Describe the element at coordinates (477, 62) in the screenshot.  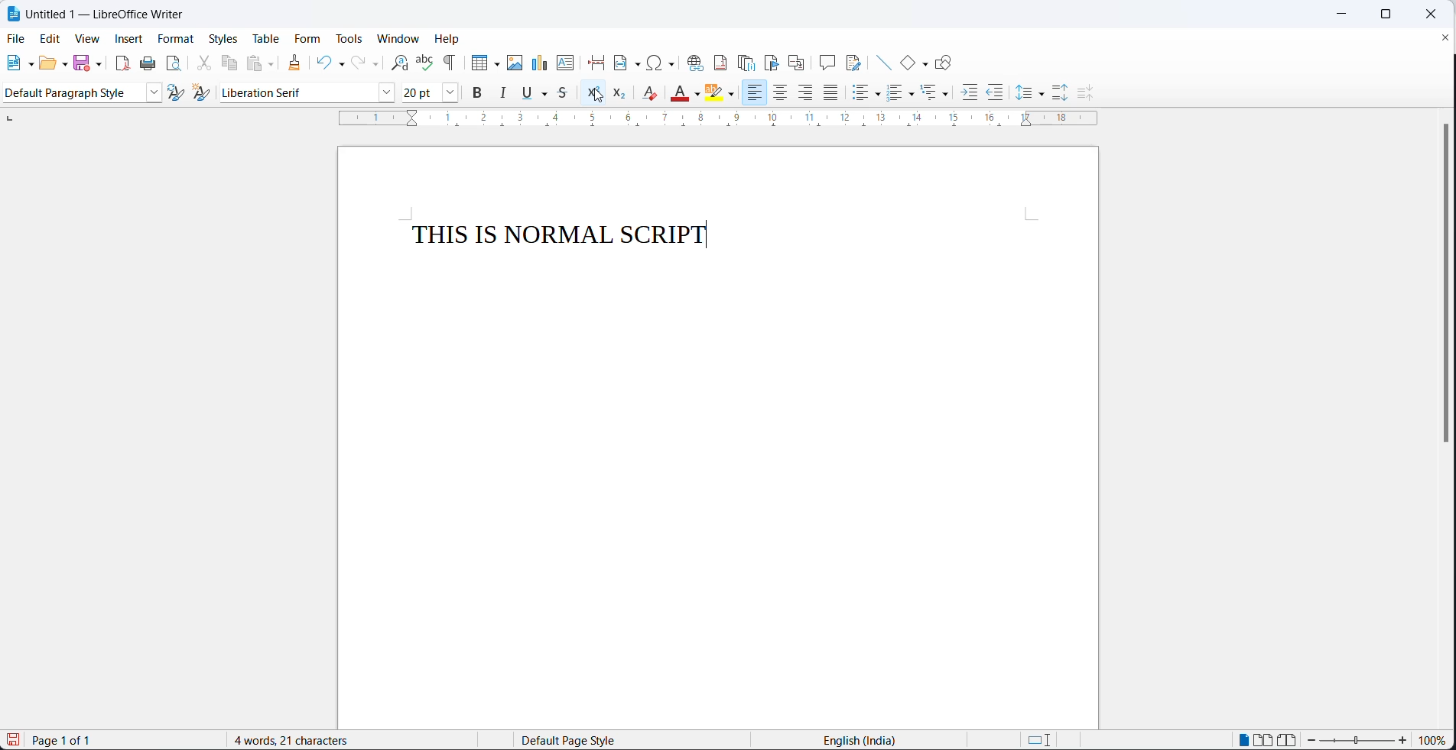
I see `insert table` at that location.